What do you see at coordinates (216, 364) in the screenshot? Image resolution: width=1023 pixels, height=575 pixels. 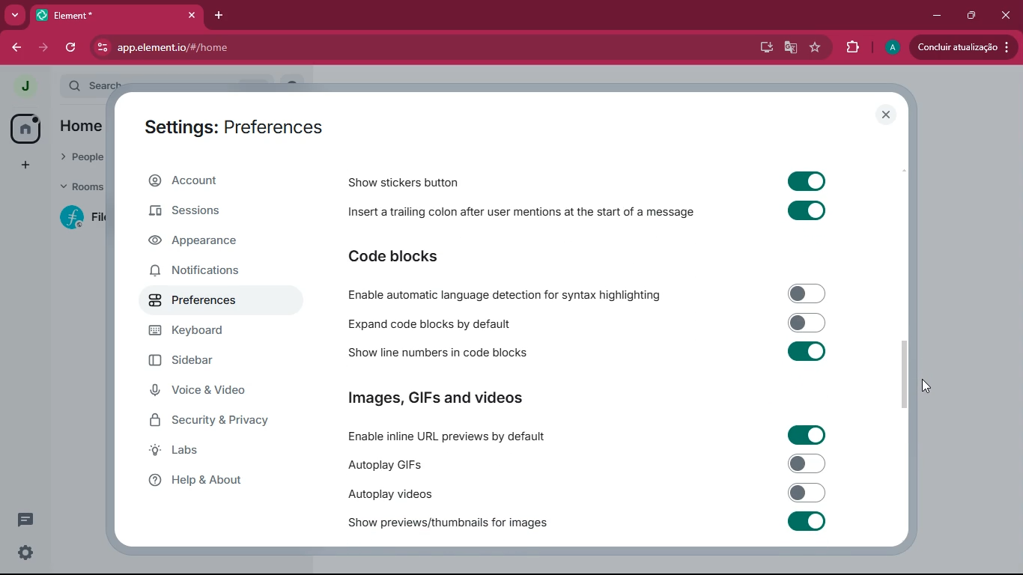 I see `sidebar` at bounding box center [216, 364].